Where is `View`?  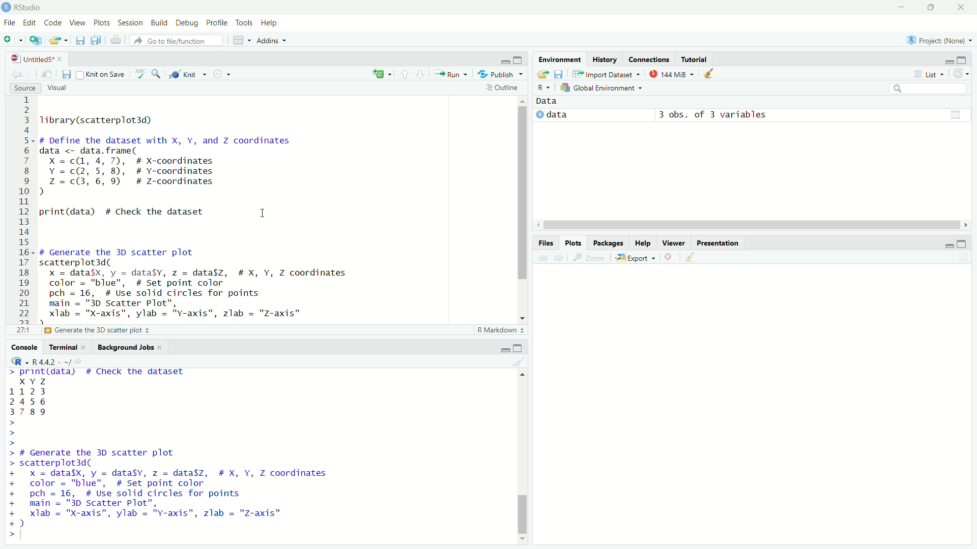 View is located at coordinates (77, 21).